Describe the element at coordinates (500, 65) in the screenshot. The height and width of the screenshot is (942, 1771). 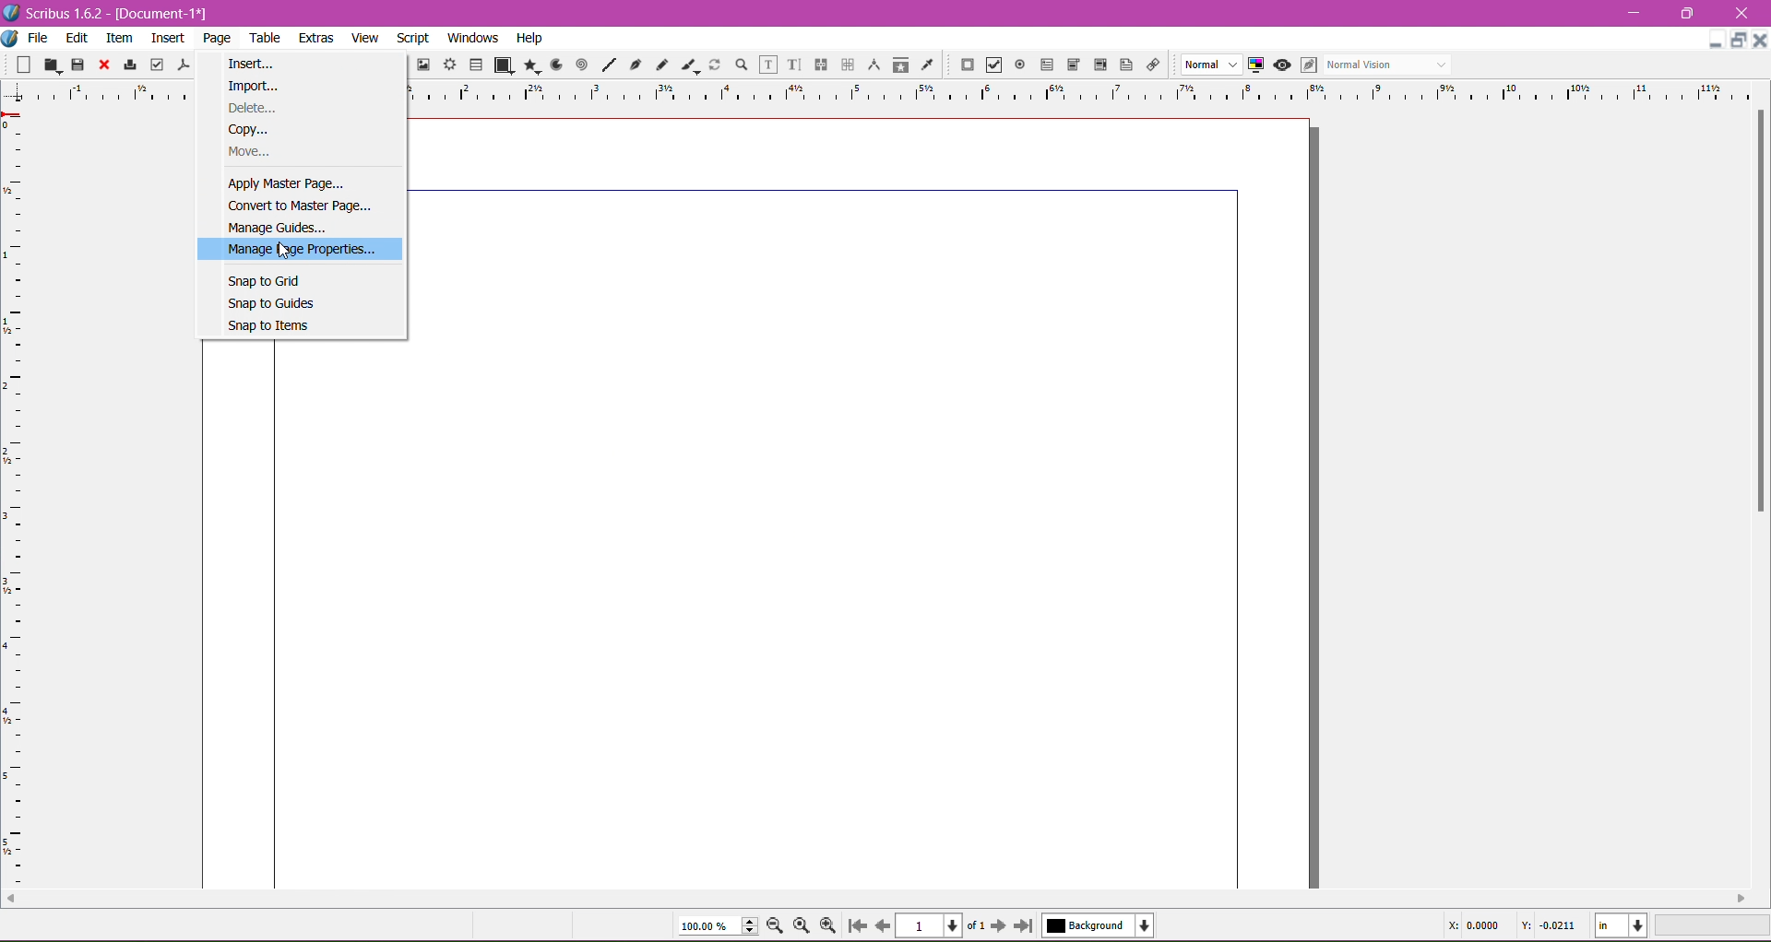
I see `Shape` at that location.